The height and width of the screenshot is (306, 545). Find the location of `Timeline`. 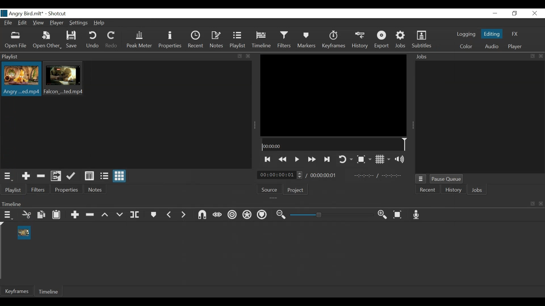

Timeline is located at coordinates (262, 40).